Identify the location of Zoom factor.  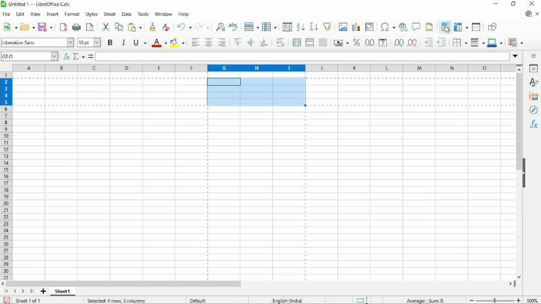
(534, 301).